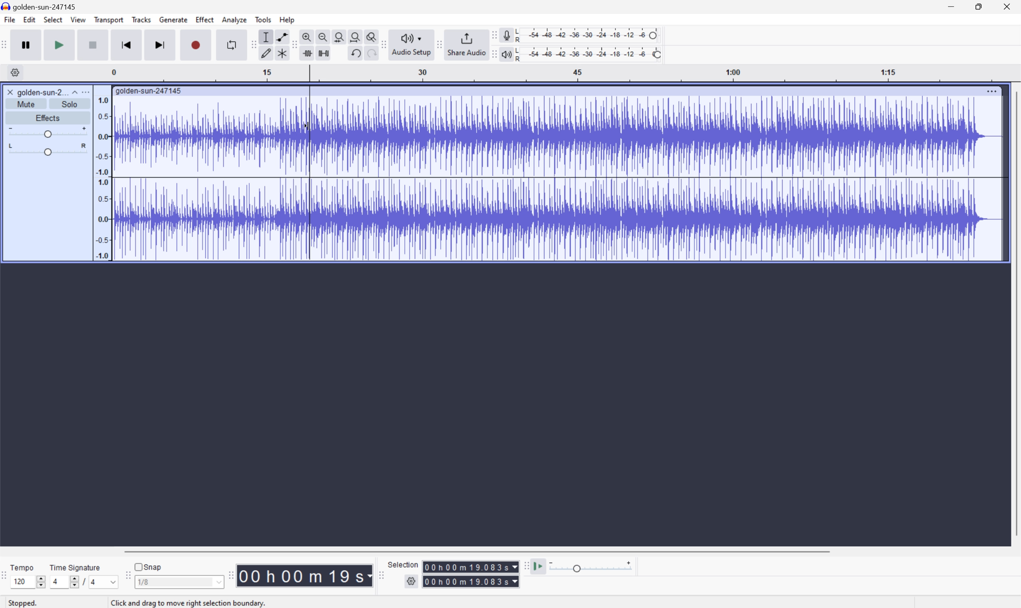 The image size is (1021, 608). Describe the element at coordinates (440, 43) in the screenshot. I see `Audacity Share audio toolbar` at that location.